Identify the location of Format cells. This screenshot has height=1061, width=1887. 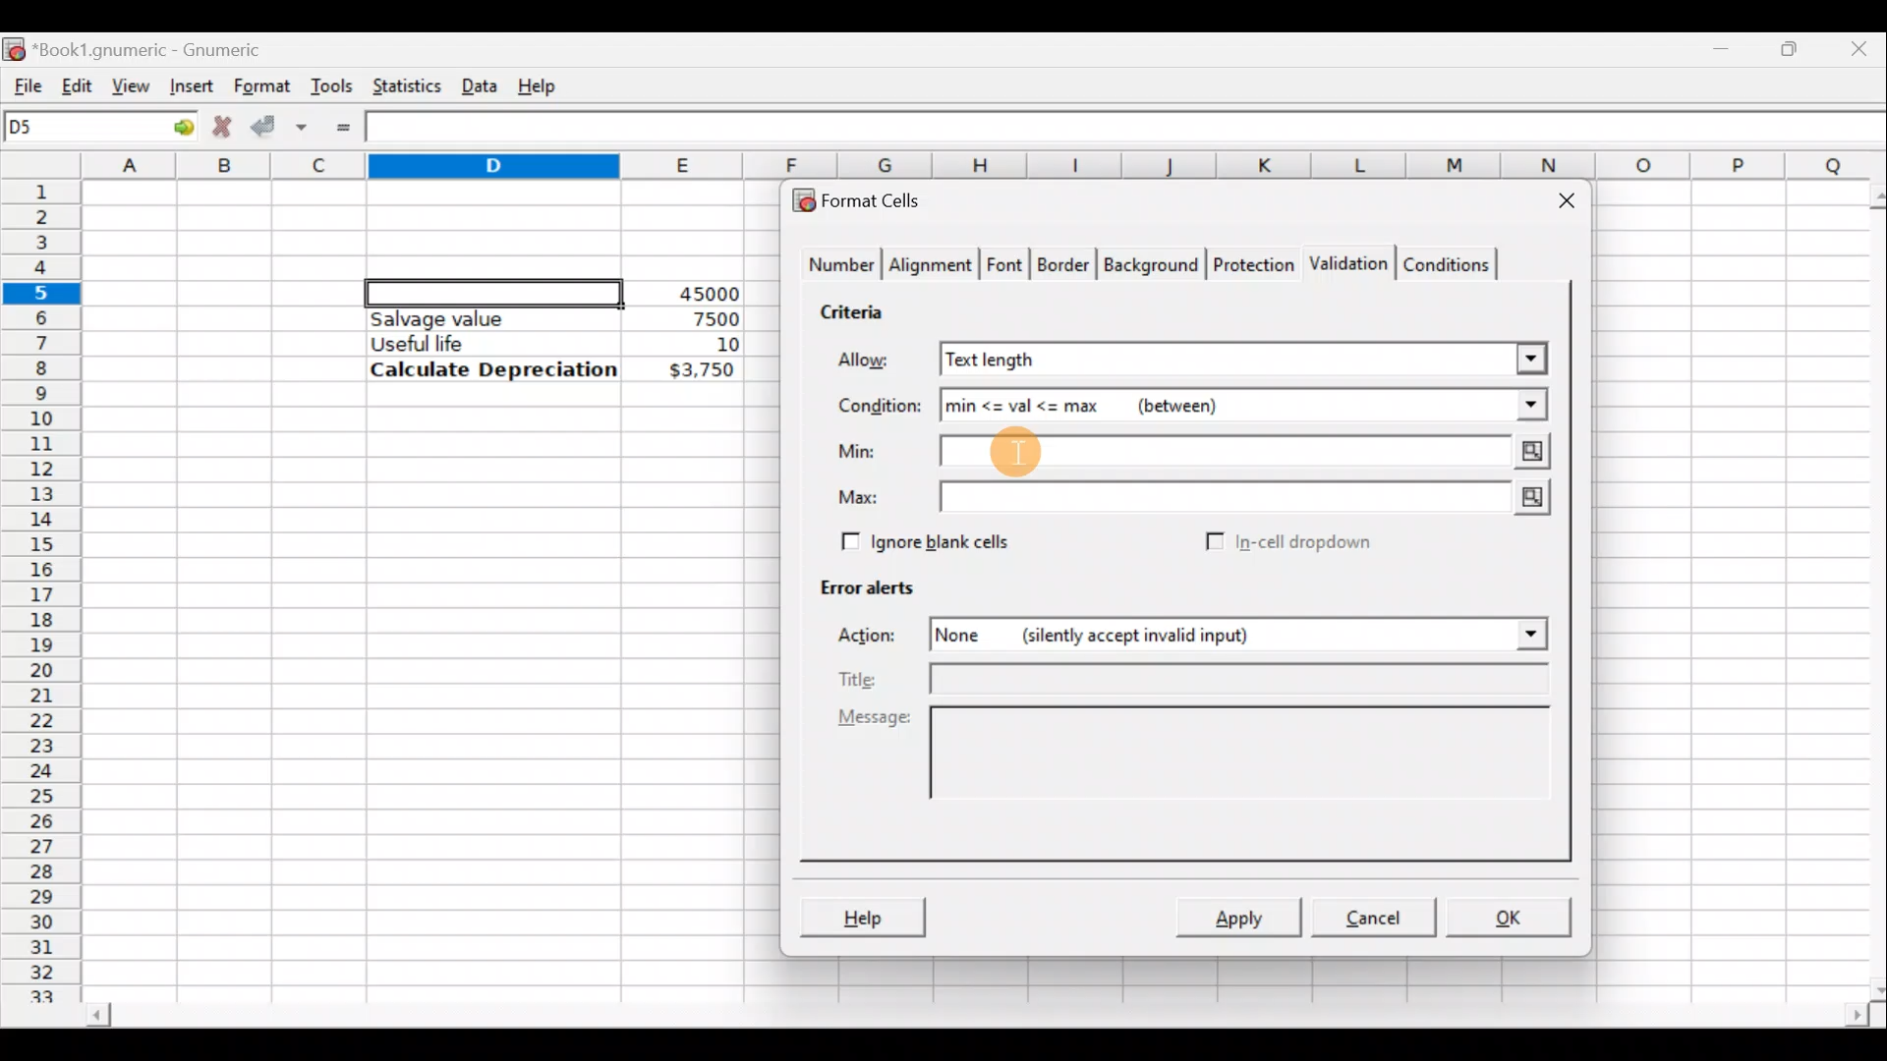
(868, 196).